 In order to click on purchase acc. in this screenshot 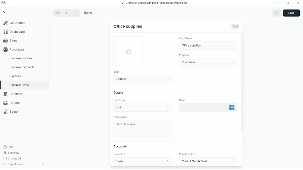, I will do `click(188, 154)`.